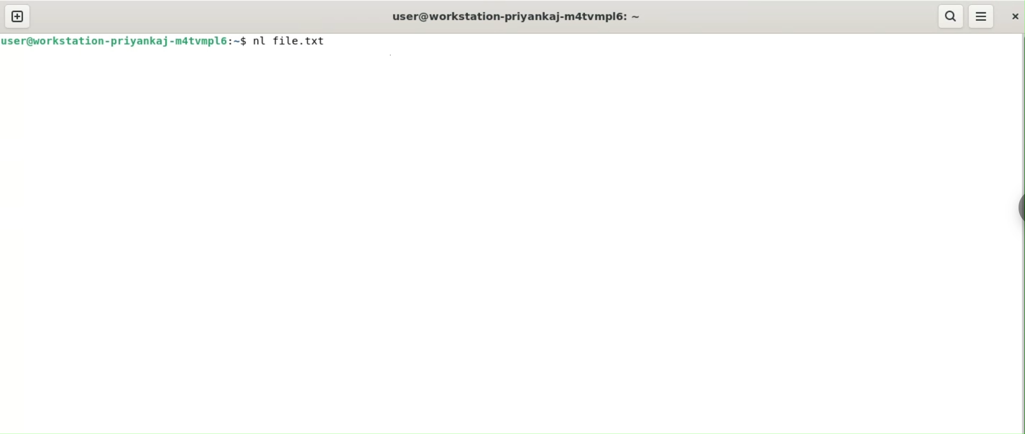  What do you see at coordinates (952, 16) in the screenshot?
I see `search` at bounding box center [952, 16].